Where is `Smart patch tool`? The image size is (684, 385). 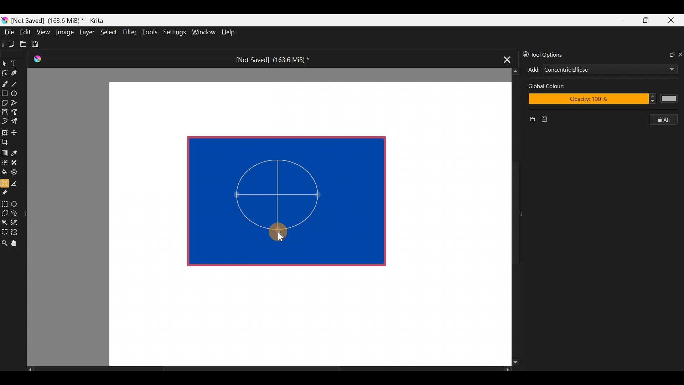 Smart patch tool is located at coordinates (16, 162).